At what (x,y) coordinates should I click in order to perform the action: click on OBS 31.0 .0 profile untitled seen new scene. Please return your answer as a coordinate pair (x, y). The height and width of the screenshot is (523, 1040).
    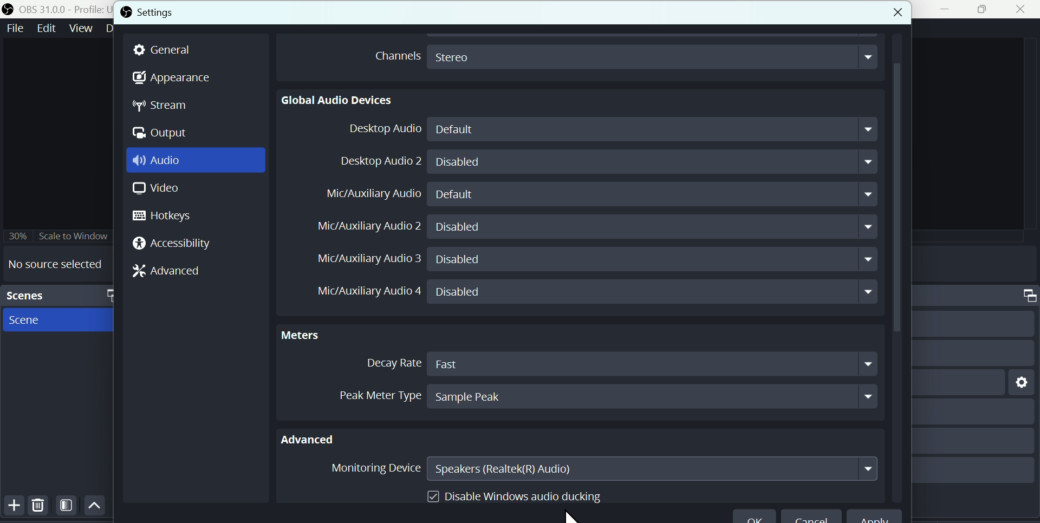
    Looking at the image, I should click on (64, 9).